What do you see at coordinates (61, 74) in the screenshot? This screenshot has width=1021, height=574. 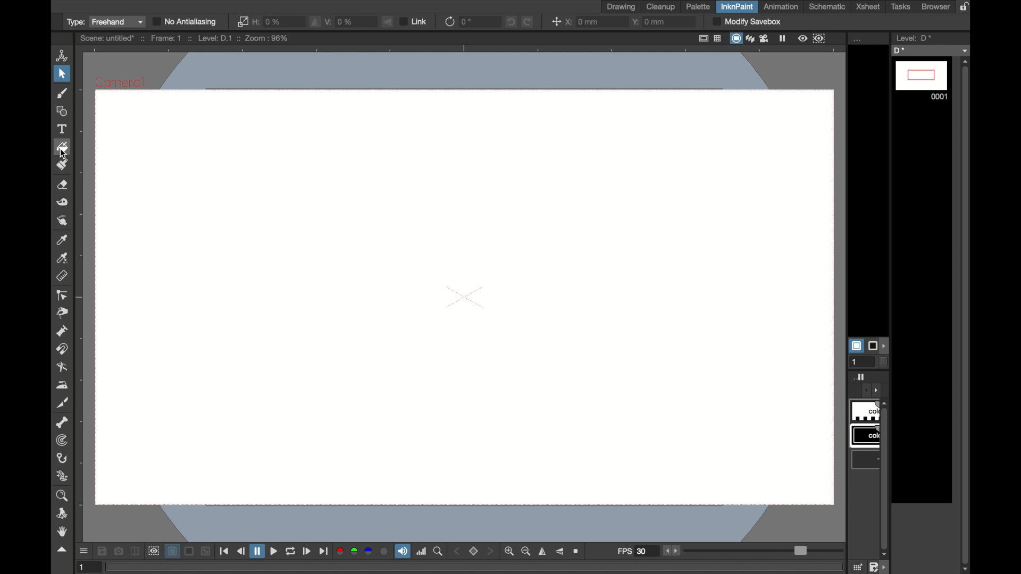 I see `selection tool` at bounding box center [61, 74].